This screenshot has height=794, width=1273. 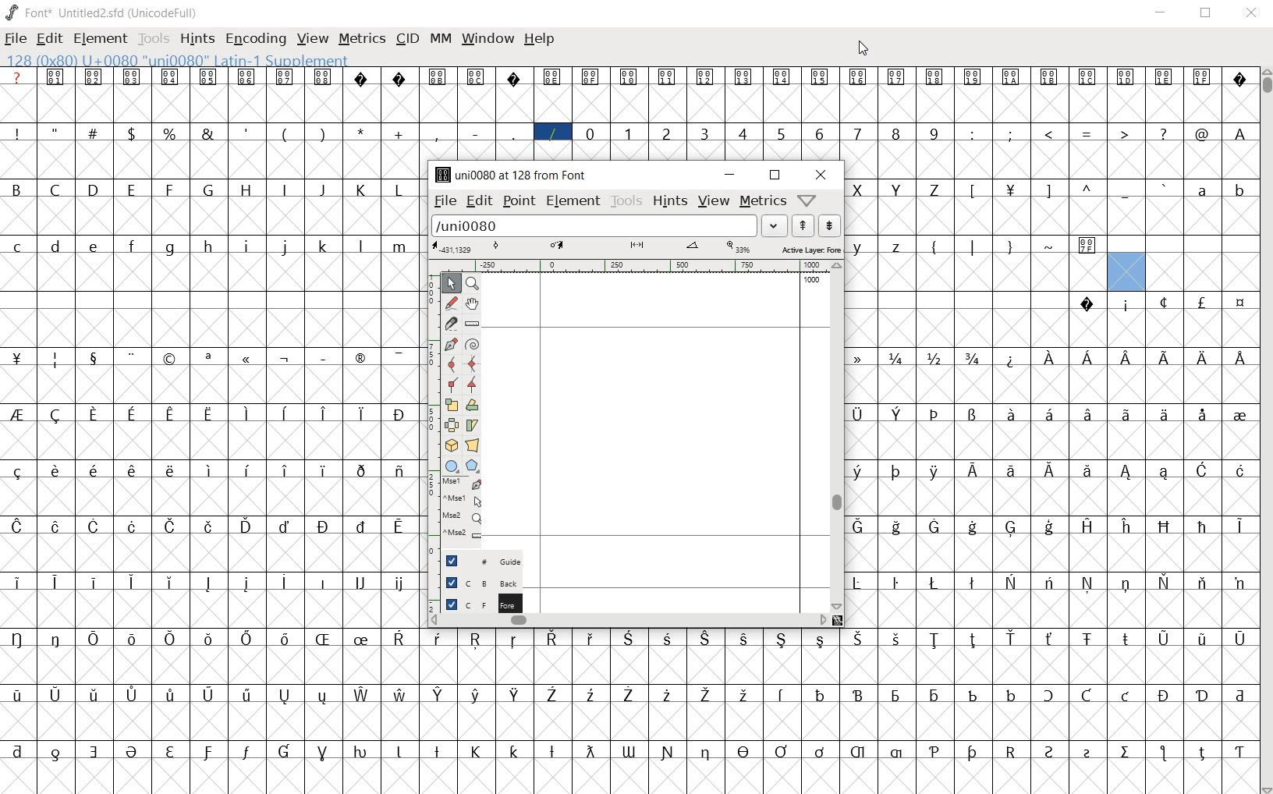 I want to click on glyph, so click(x=1047, y=192).